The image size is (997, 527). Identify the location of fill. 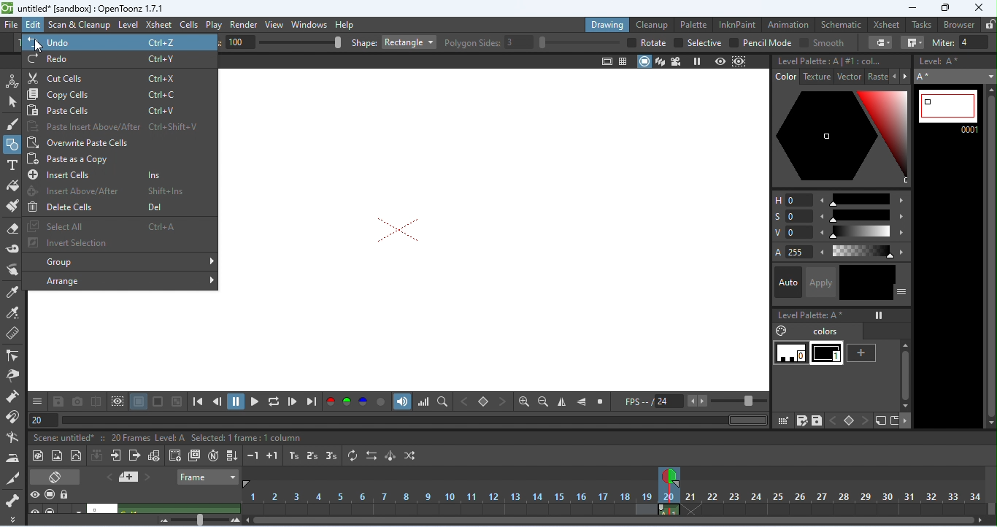
(12, 185).